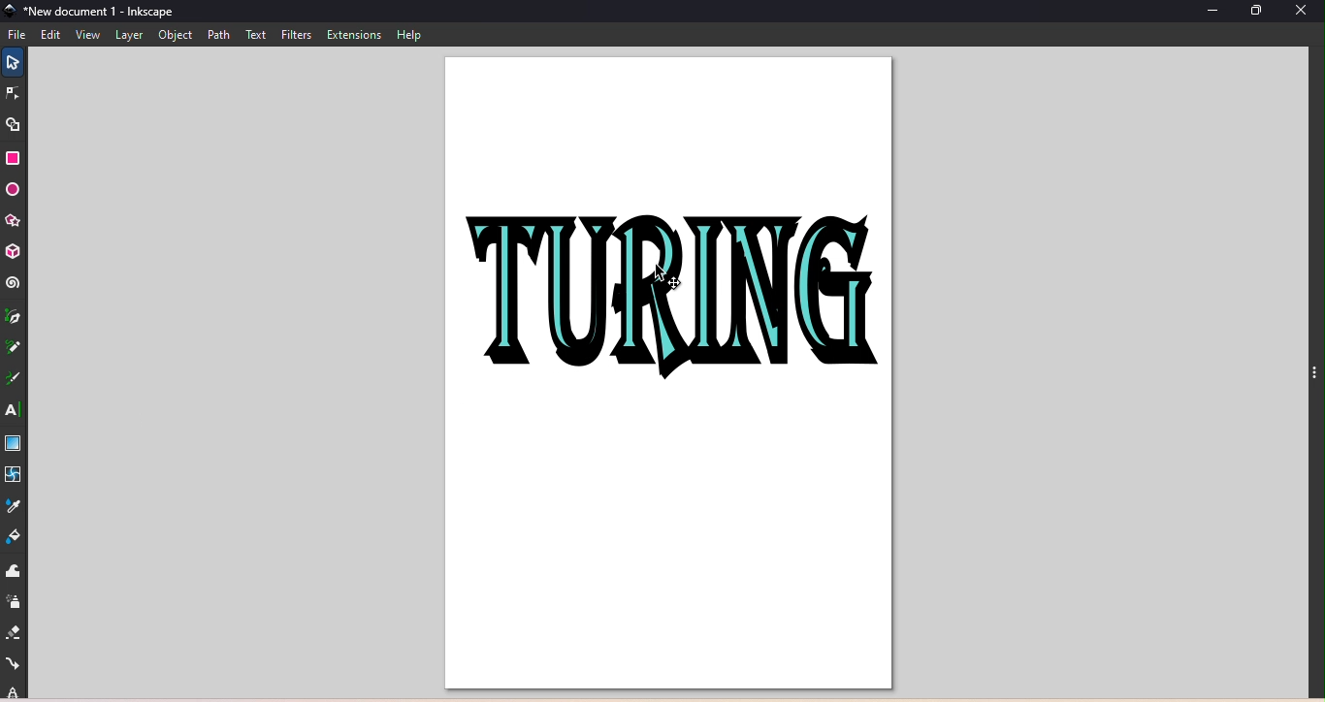 This screenshot has height=702, width=1325. What do you see at coordinates (11, 60) in the screenshot?
I see `Selector tool` at bounding box center [11, 60].